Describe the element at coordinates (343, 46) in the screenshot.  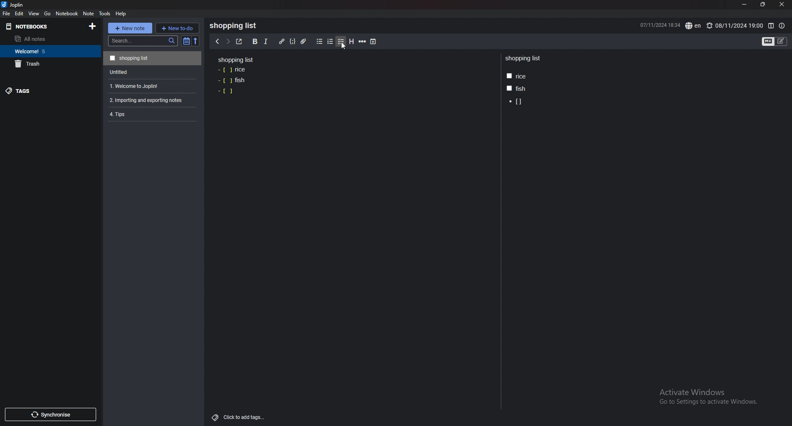
I see `cursor` at that location.